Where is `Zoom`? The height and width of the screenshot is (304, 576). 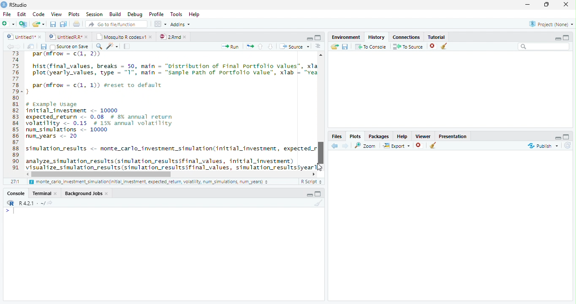 Zoom is located at coordinates (366, 145).